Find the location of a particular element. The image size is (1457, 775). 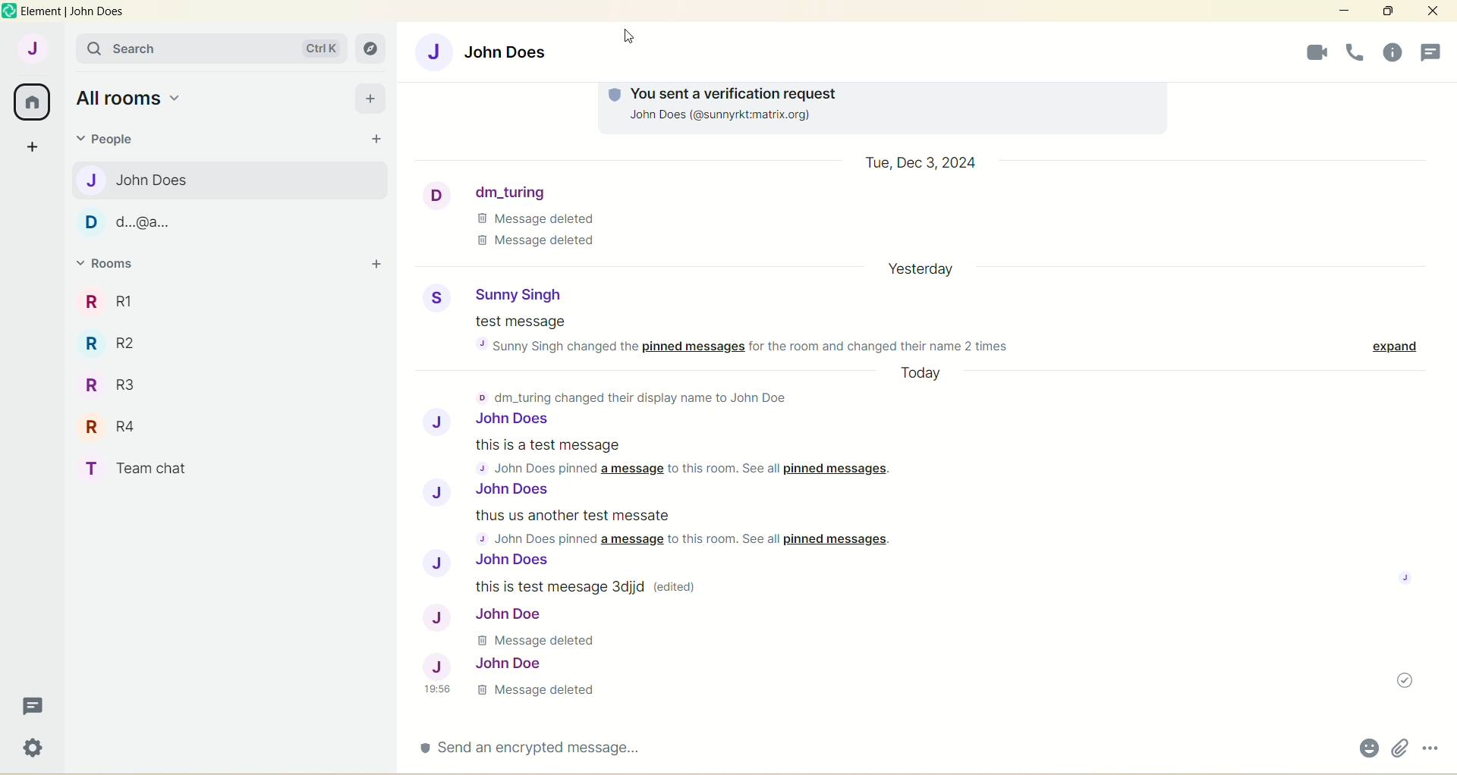

Message Deleted is located at coordinates (546, 233).